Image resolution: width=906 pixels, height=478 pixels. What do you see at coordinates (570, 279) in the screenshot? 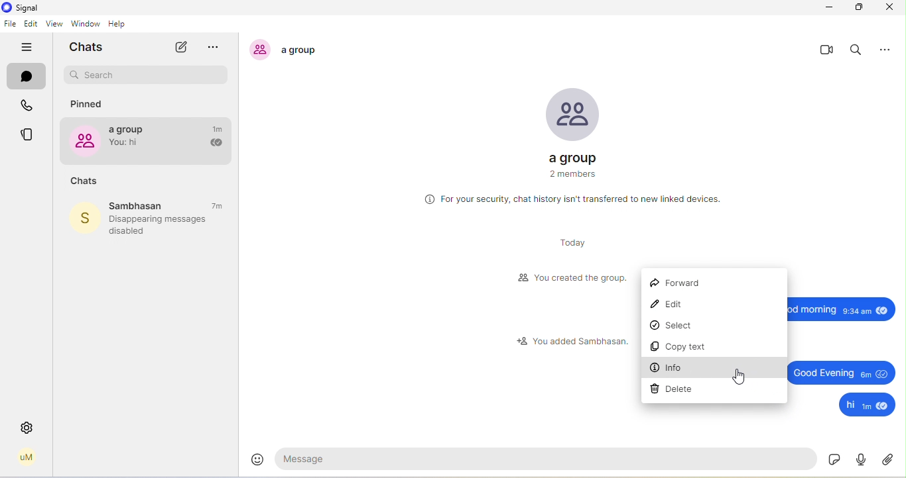
I see `you created the group` at bounding box center [570, 279].